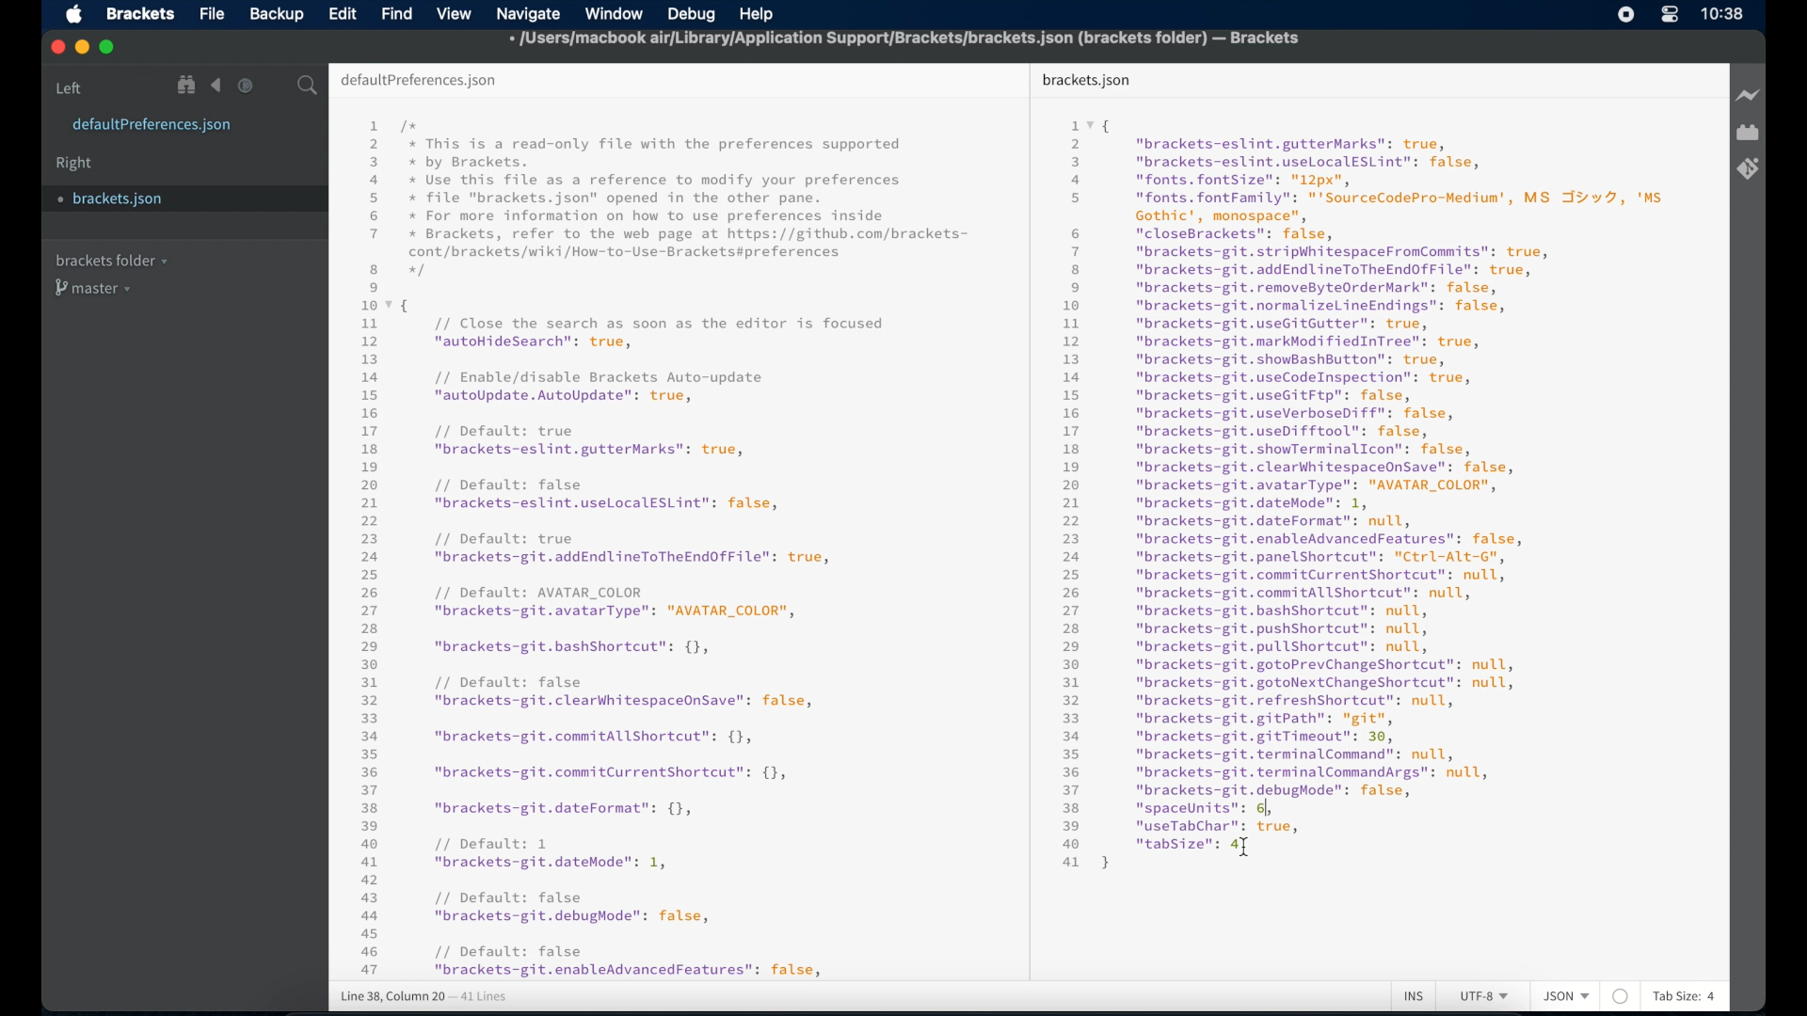  What do you see at coordinates (95, 288) in the screenshot?
I see `master` at bounding box center [95, 288].